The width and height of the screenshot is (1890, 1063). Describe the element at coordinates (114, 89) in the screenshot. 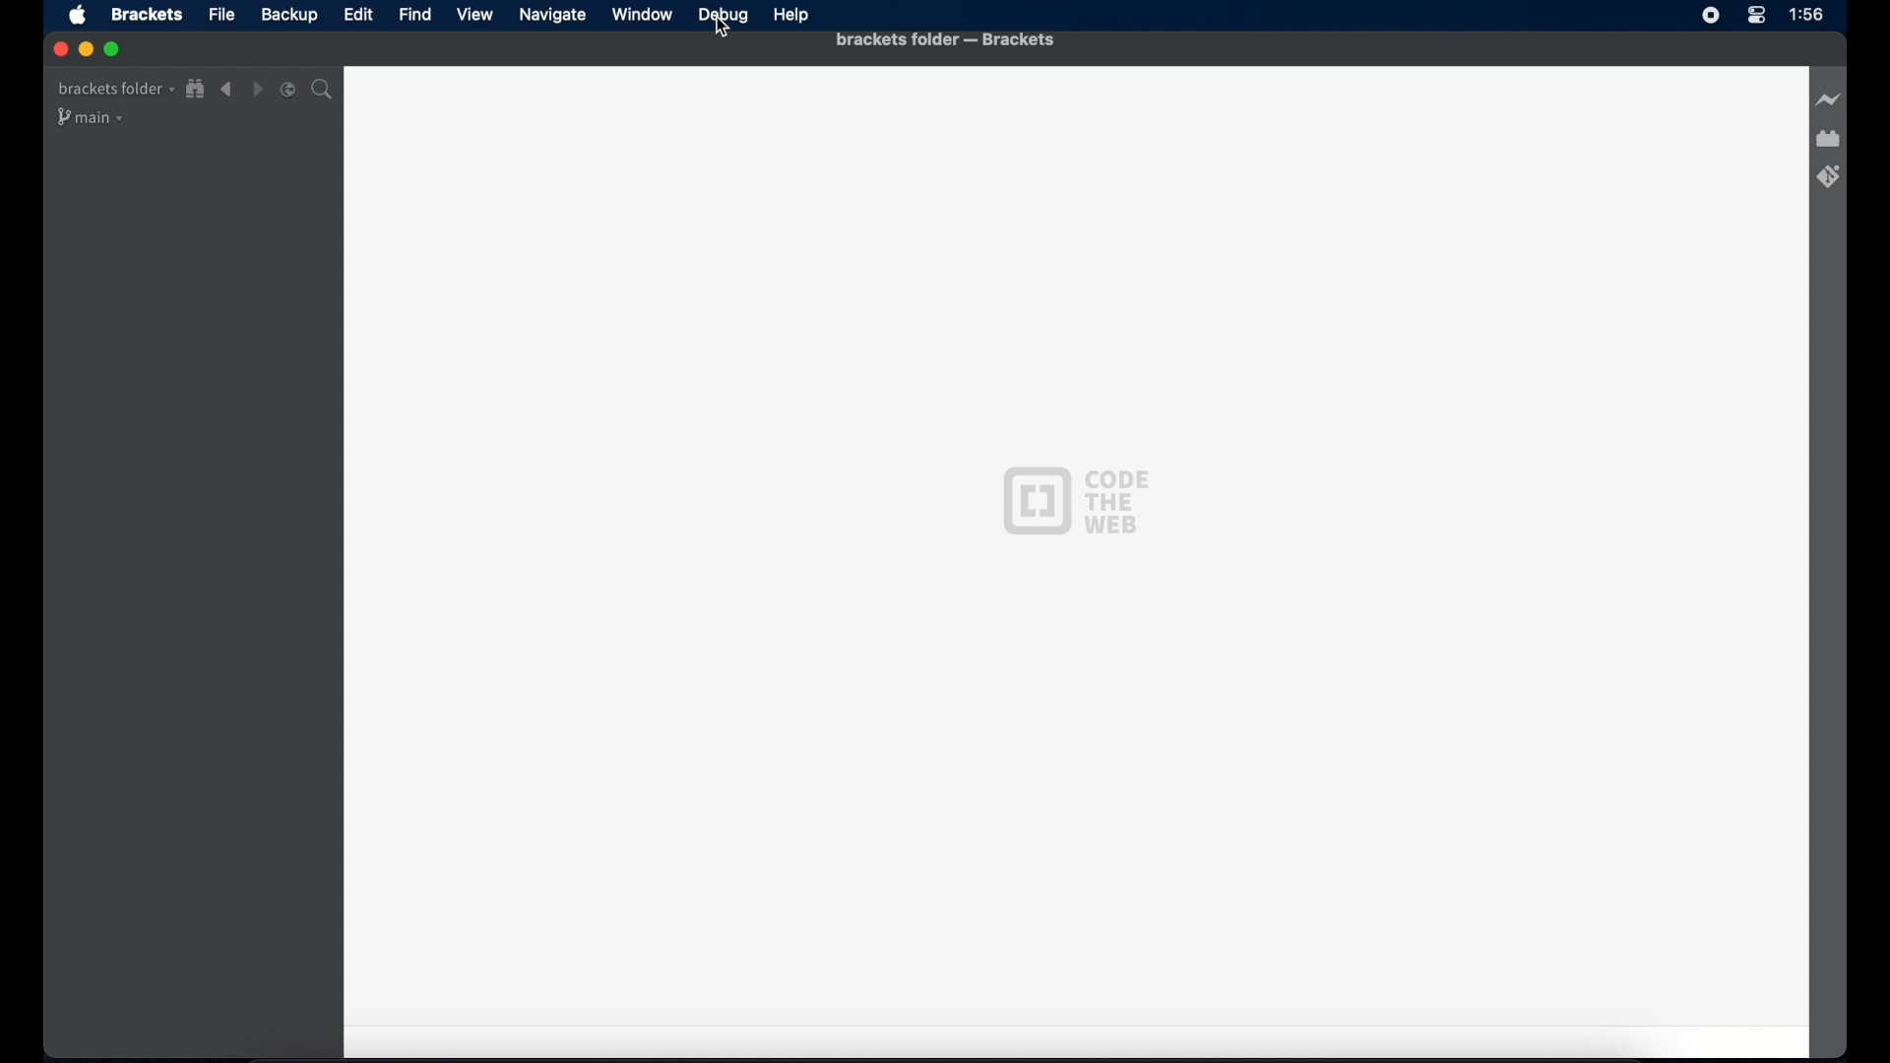

I see `brackets folder` at that location.